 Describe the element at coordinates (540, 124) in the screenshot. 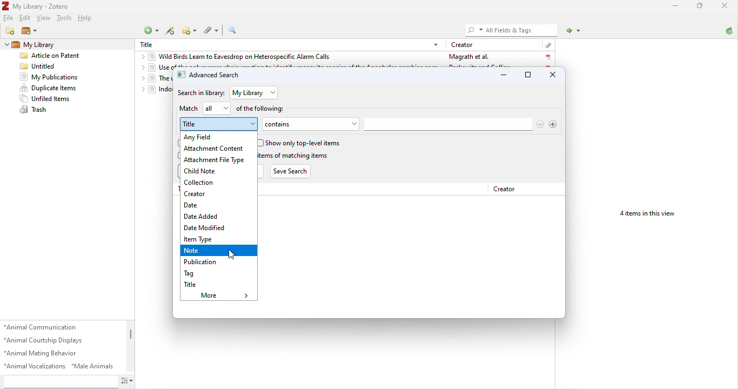

I see `remove search options` at that location.